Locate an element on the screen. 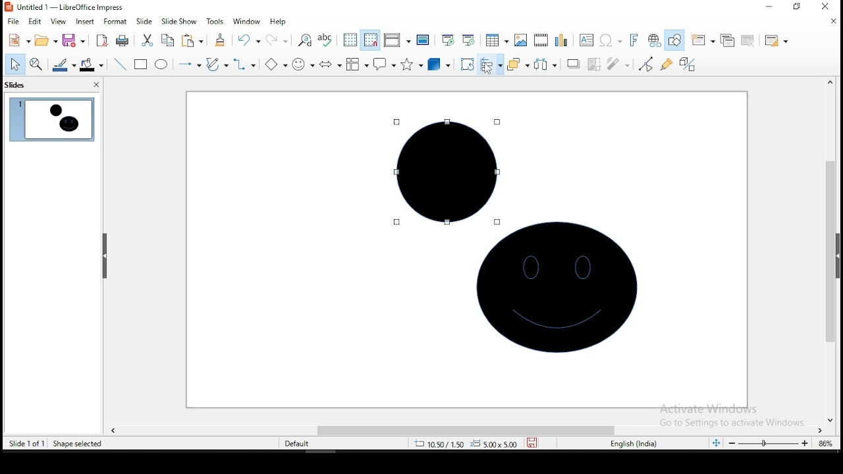 The width and height of the screenshot is (843, 474). edit is located at coordinates (36, 22).